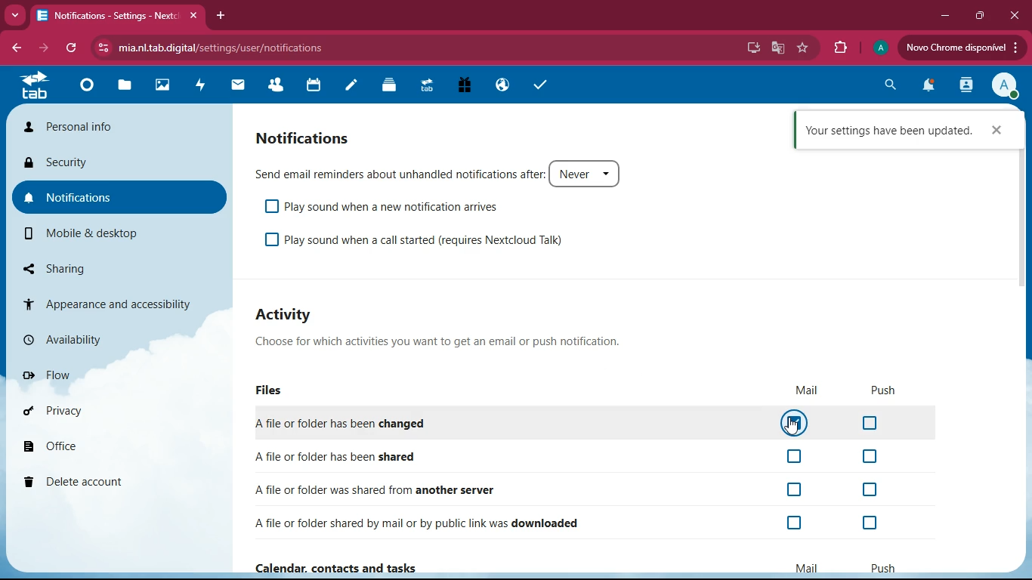  What do you see at coordinates (376, 423) in the screenshot?
I see `changed` at bounding box center [376, 423].